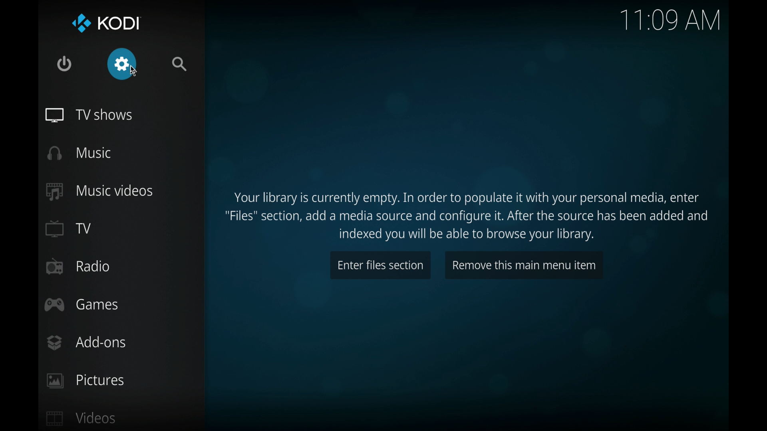 The width and height of the screenshot is (767, 431). What do you see at coordinates (525, 266) in the screenshot?
I see `remove this main menu item` at bounding box center [525, 266].